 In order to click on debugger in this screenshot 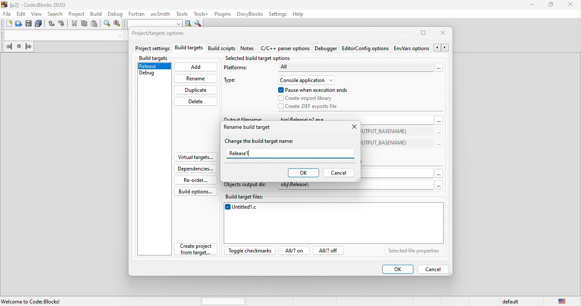, I will do `click(327, 49)`.